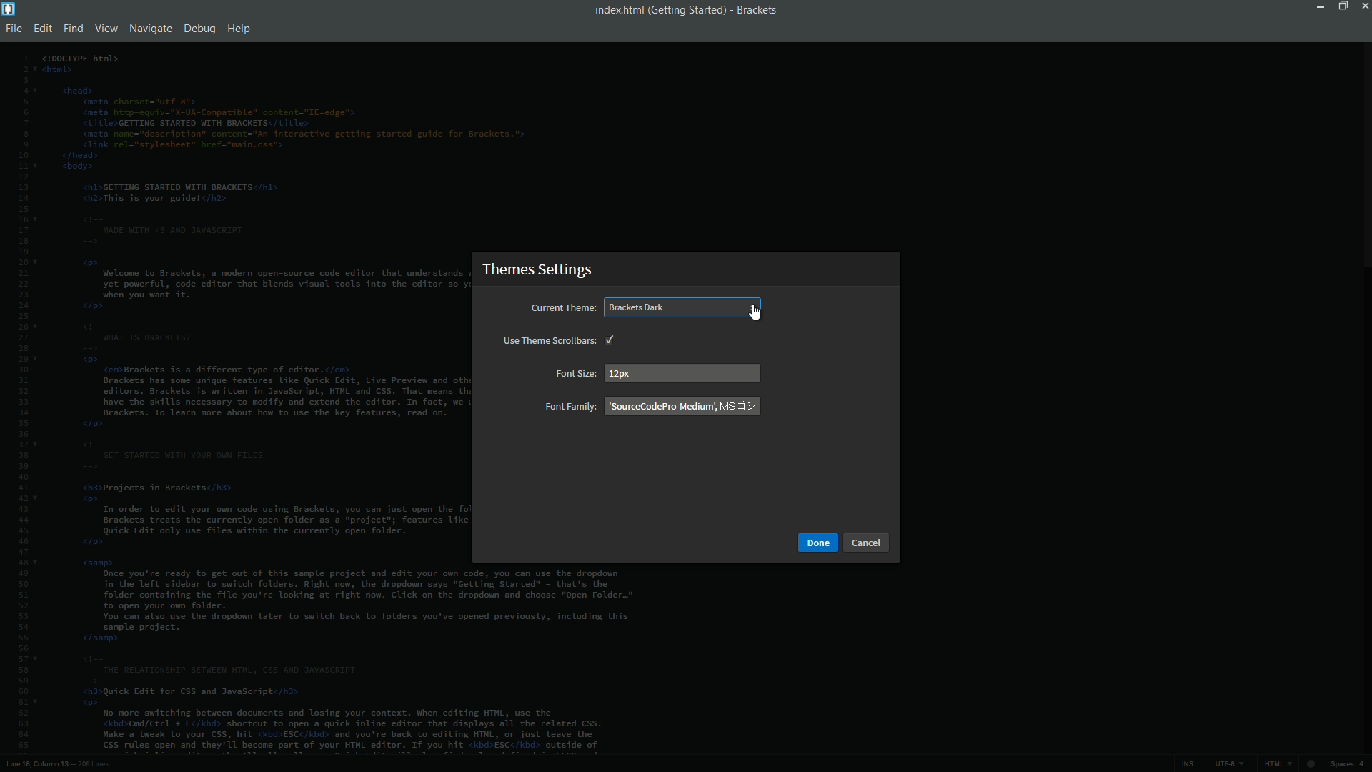 This screenshot has height=772, width=1372. Describe the element at coordinates (1363, 158) in the screenshot. I see `scroll bar` at that location.